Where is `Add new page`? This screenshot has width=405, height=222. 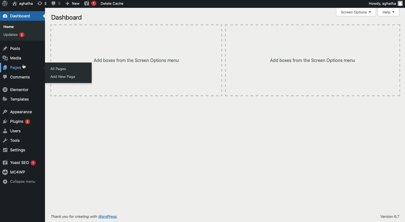
Add new page is located at coordinates (63, 77).